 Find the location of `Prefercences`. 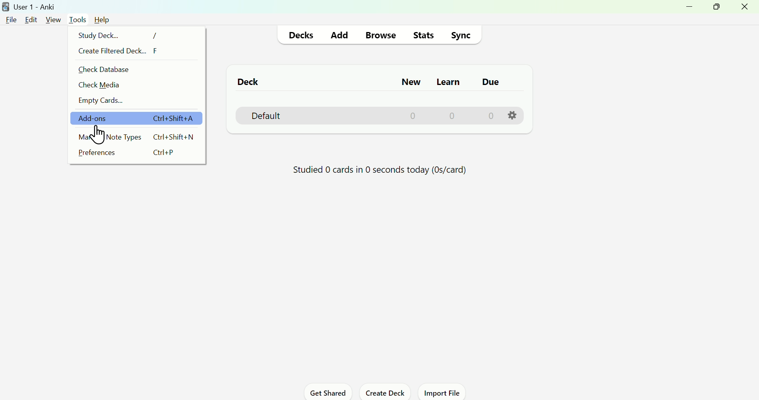

Prefercences is located at coordinates (127, 153).